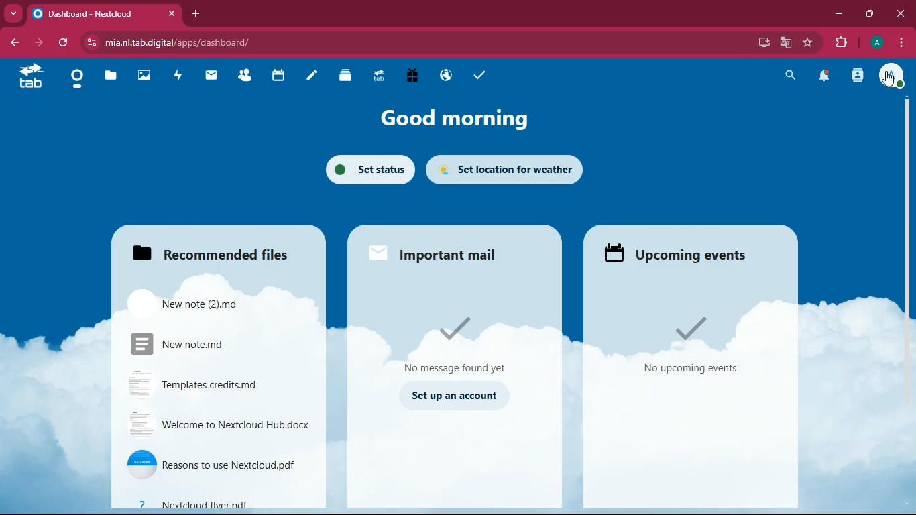 The height and width of the screenshot is (515, 916). Describe the element at coordinates (893, 78) in the screenshot. I see `profile` at that location.